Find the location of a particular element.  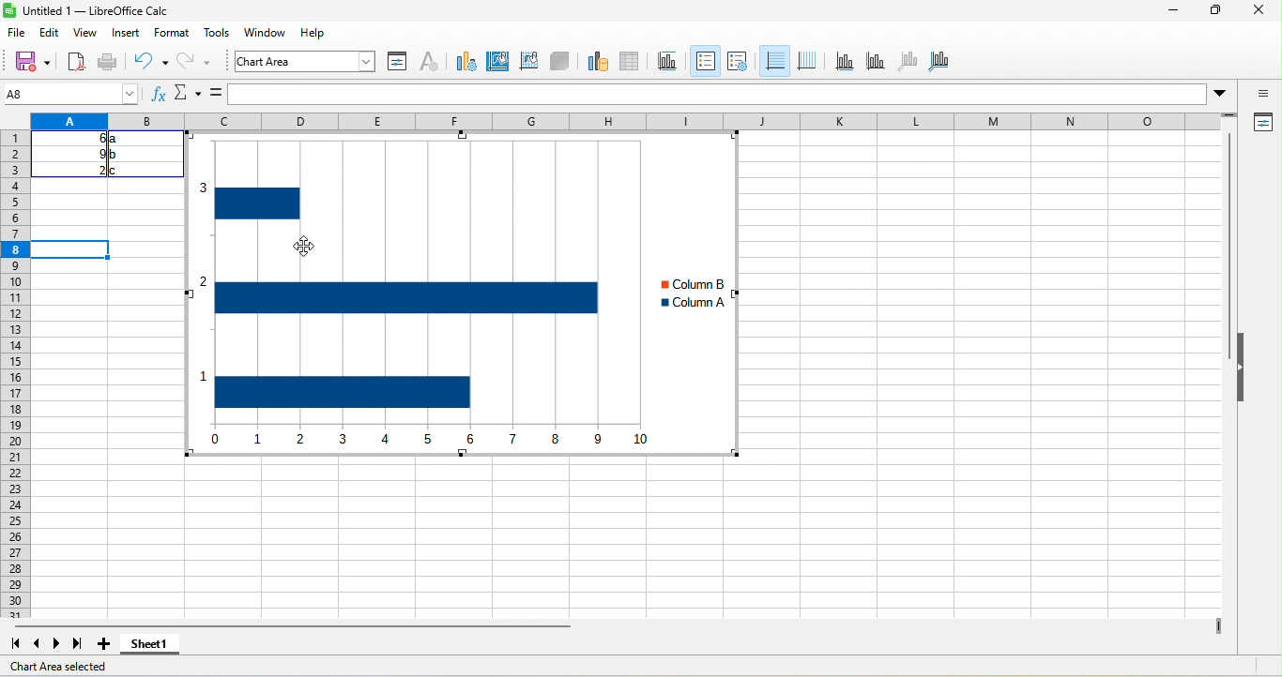

sheet is located at coordinates (260, 30).